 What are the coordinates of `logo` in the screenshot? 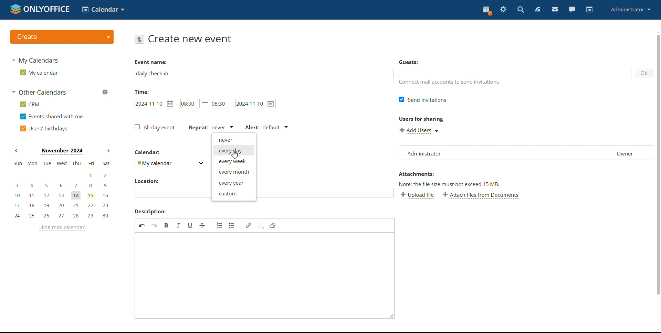 It's located at (40, 9).